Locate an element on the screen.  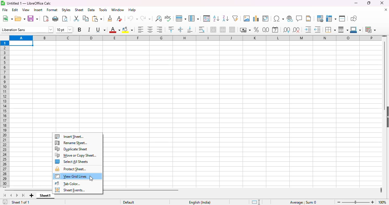
italic is located at coordinates (89, 29).